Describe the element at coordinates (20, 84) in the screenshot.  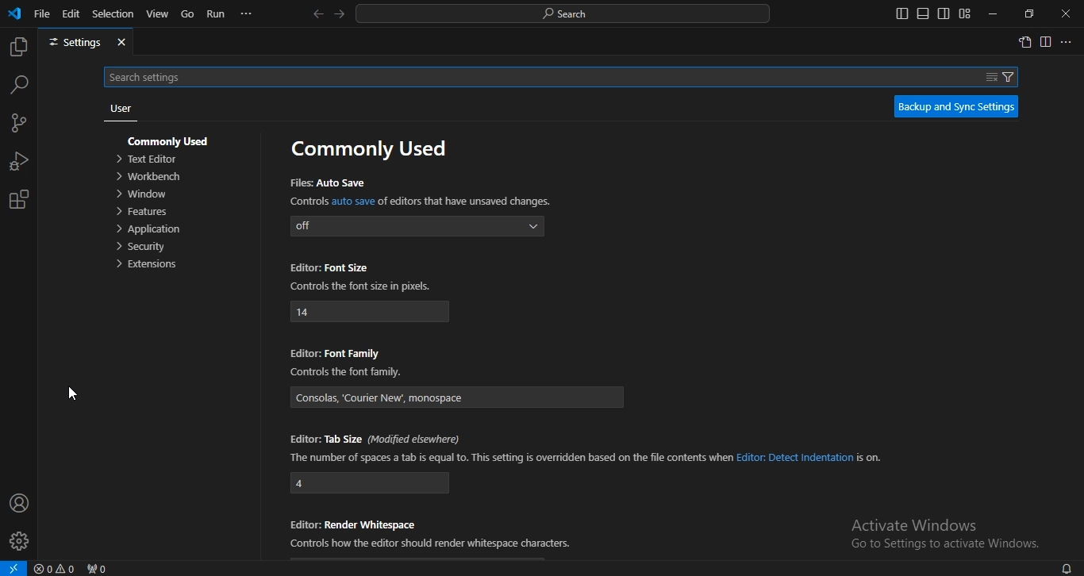
I see `search` at that location.